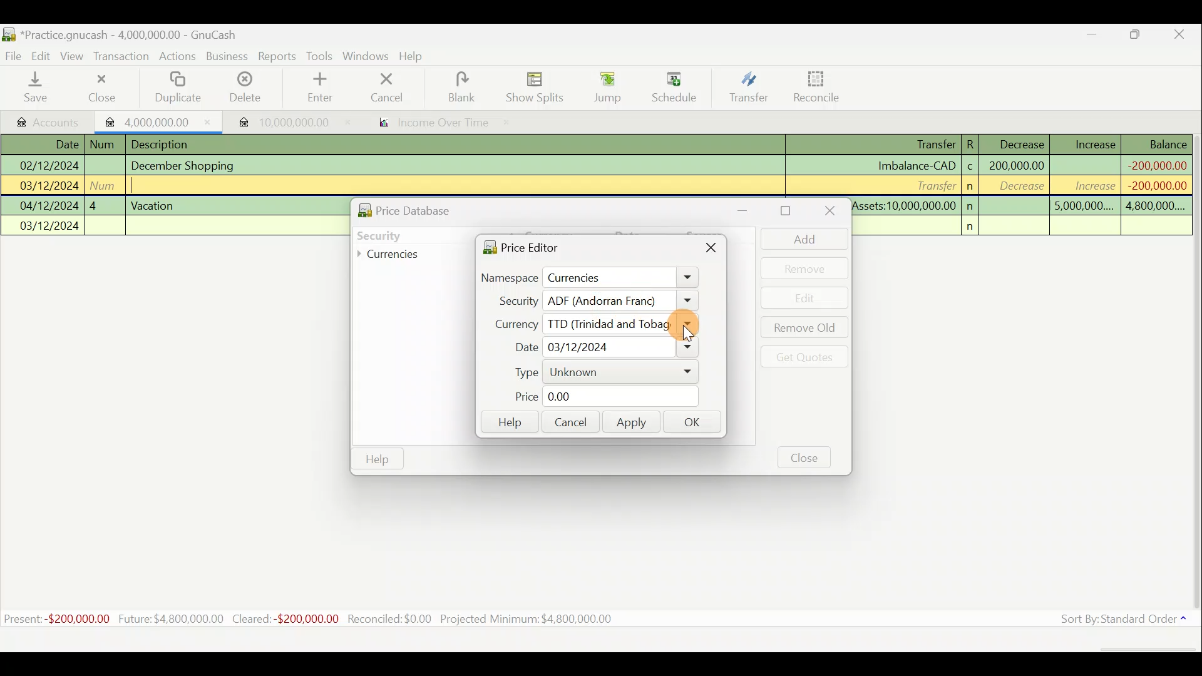 The height and width of the screenshot is (676, 1202). I want to click on Assets:10,000,000.00, so click(904, 204).